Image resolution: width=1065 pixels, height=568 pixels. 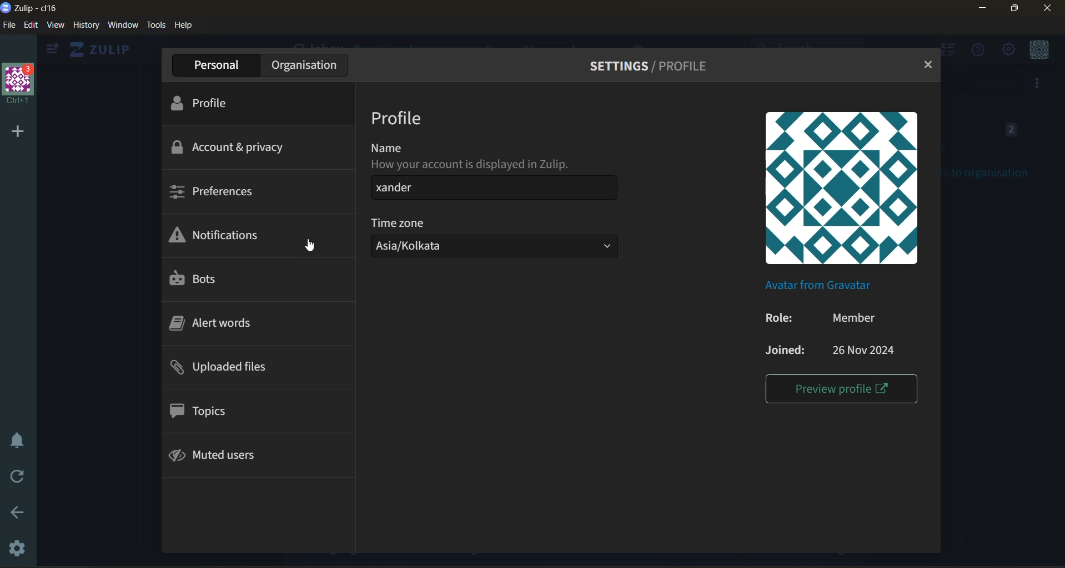 I want to click on bots, so click(x=198, y=279).